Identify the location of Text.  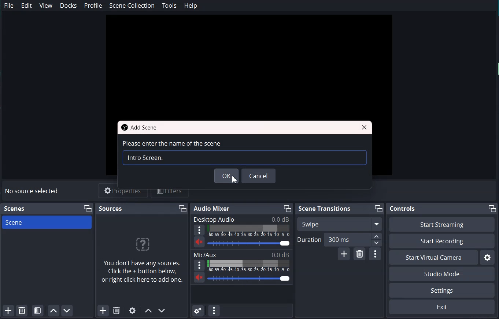
(140, 128).